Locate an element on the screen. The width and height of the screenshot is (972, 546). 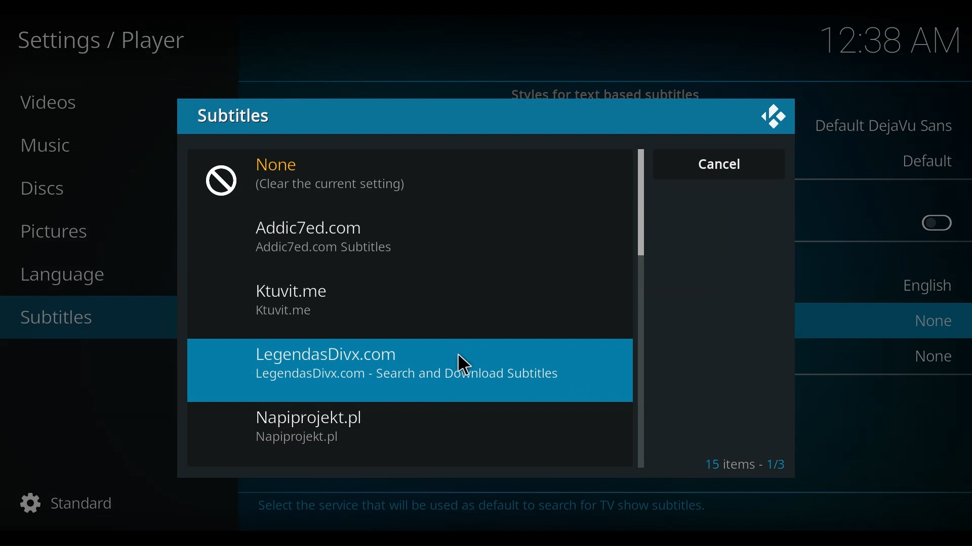
Styles for text based subtitles is located at coordinates (608, 93).